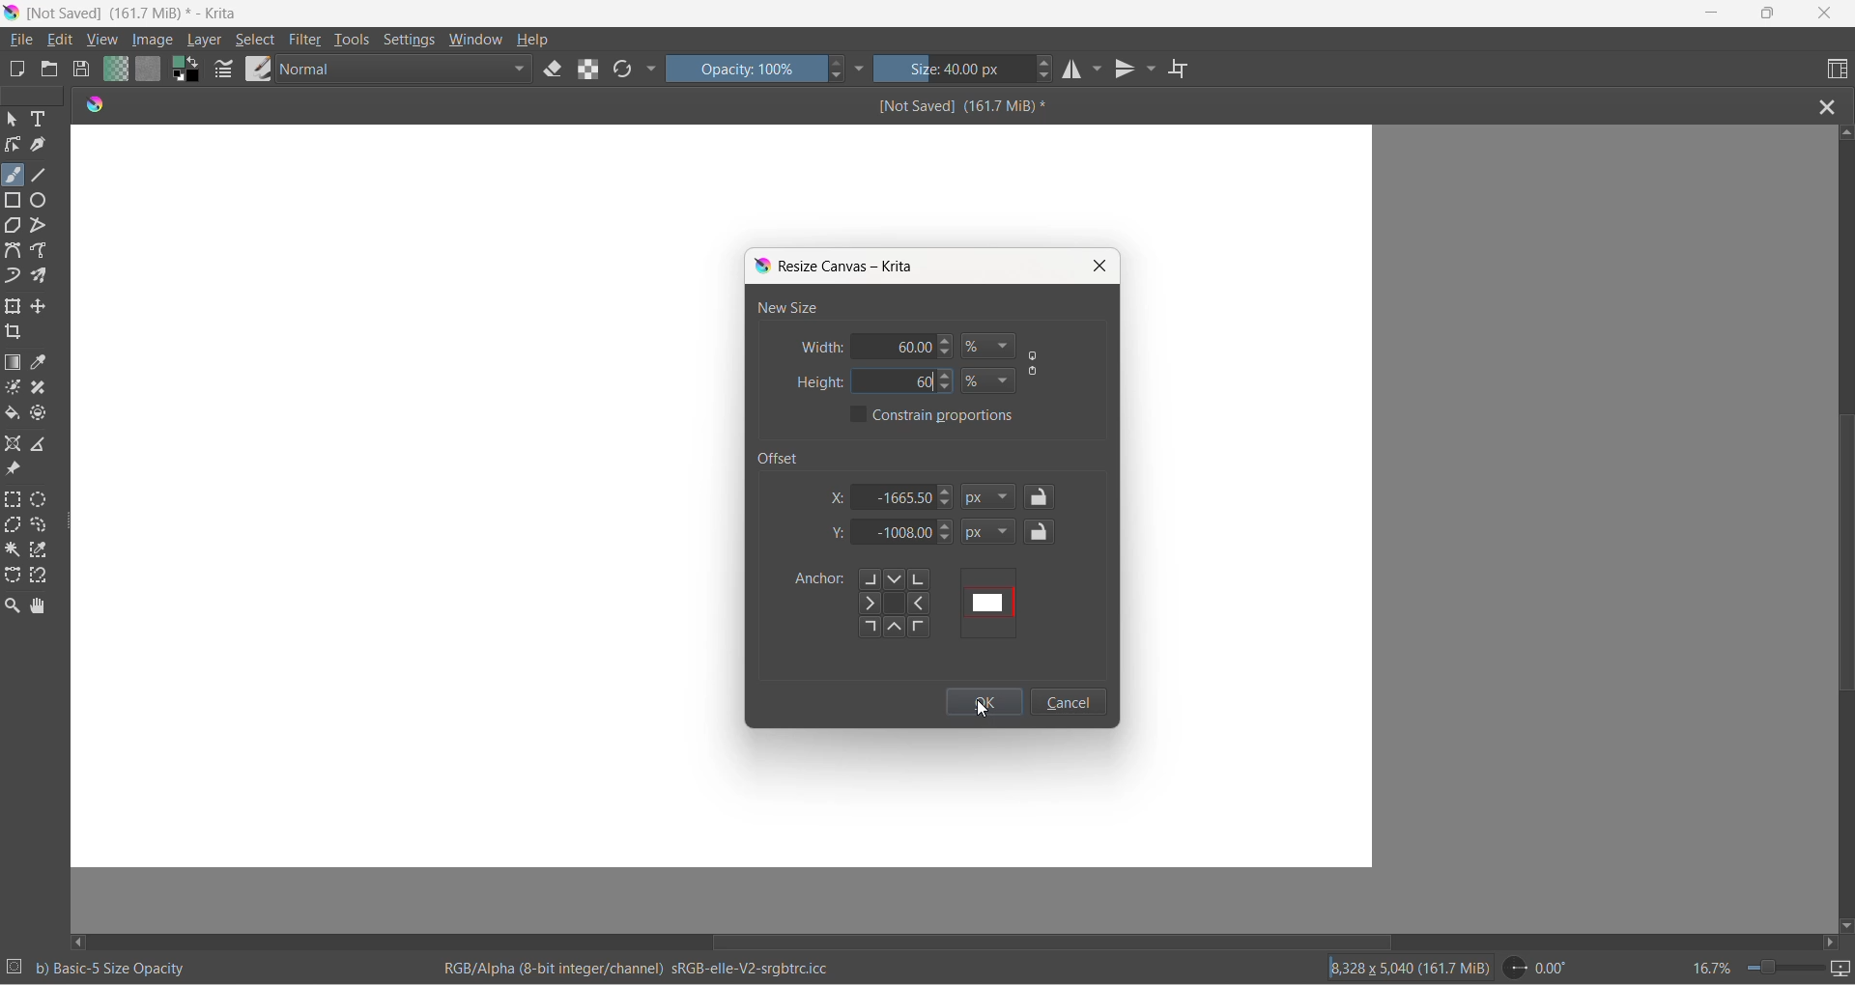 This screenshot has height=985, width=1855. Describe the element at coordinates (840, 267) in the screenshot. I see `resize canvas dialog box` at that location.